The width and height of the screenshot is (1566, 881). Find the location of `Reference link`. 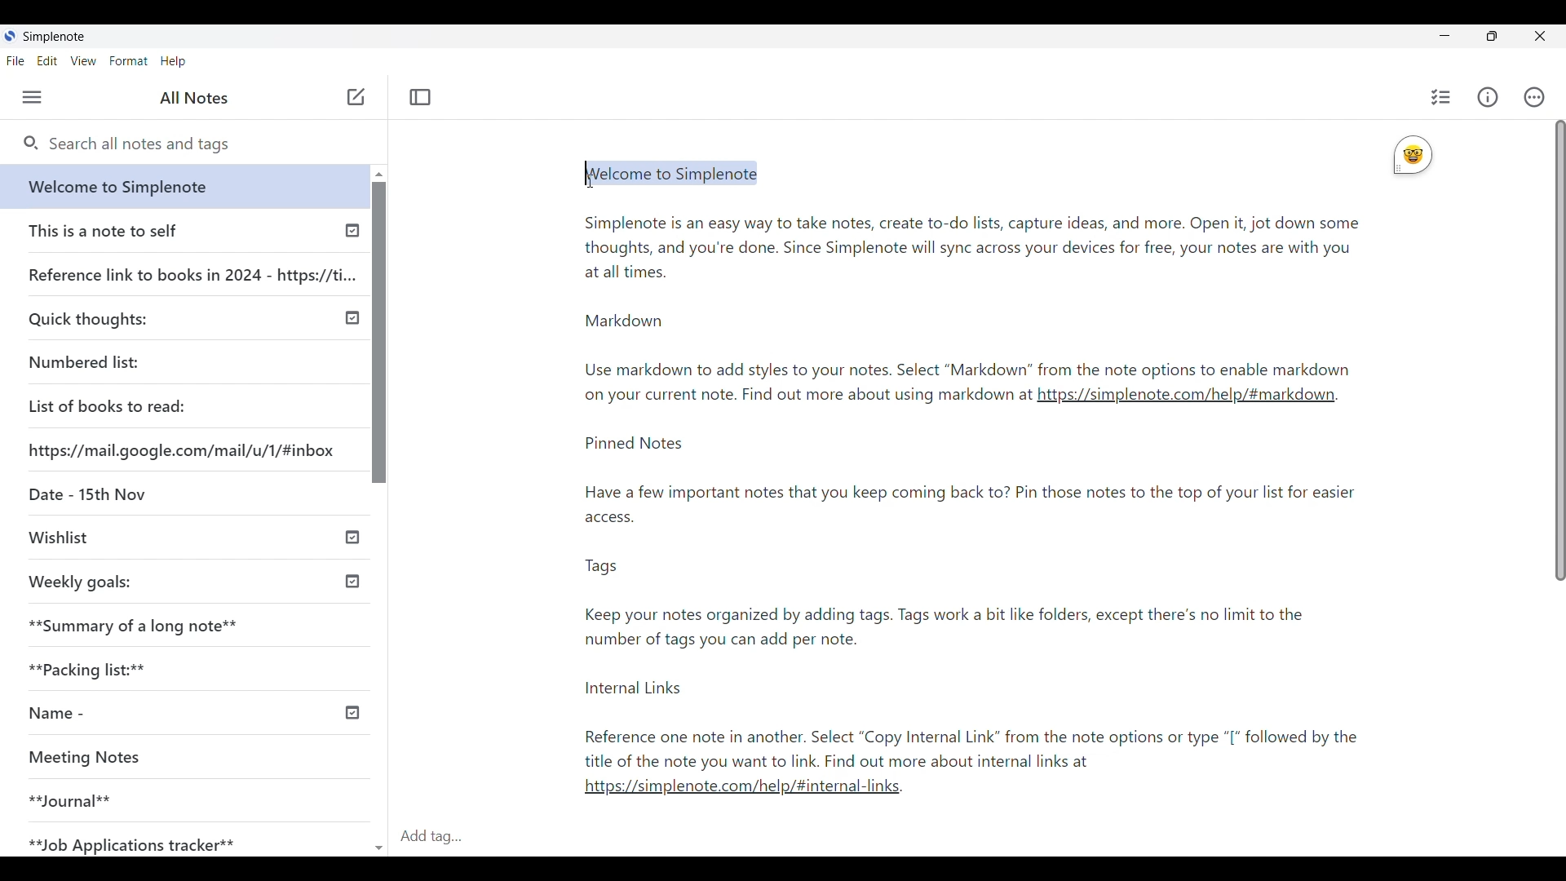

Reference link is located at coordinates (192, 272).